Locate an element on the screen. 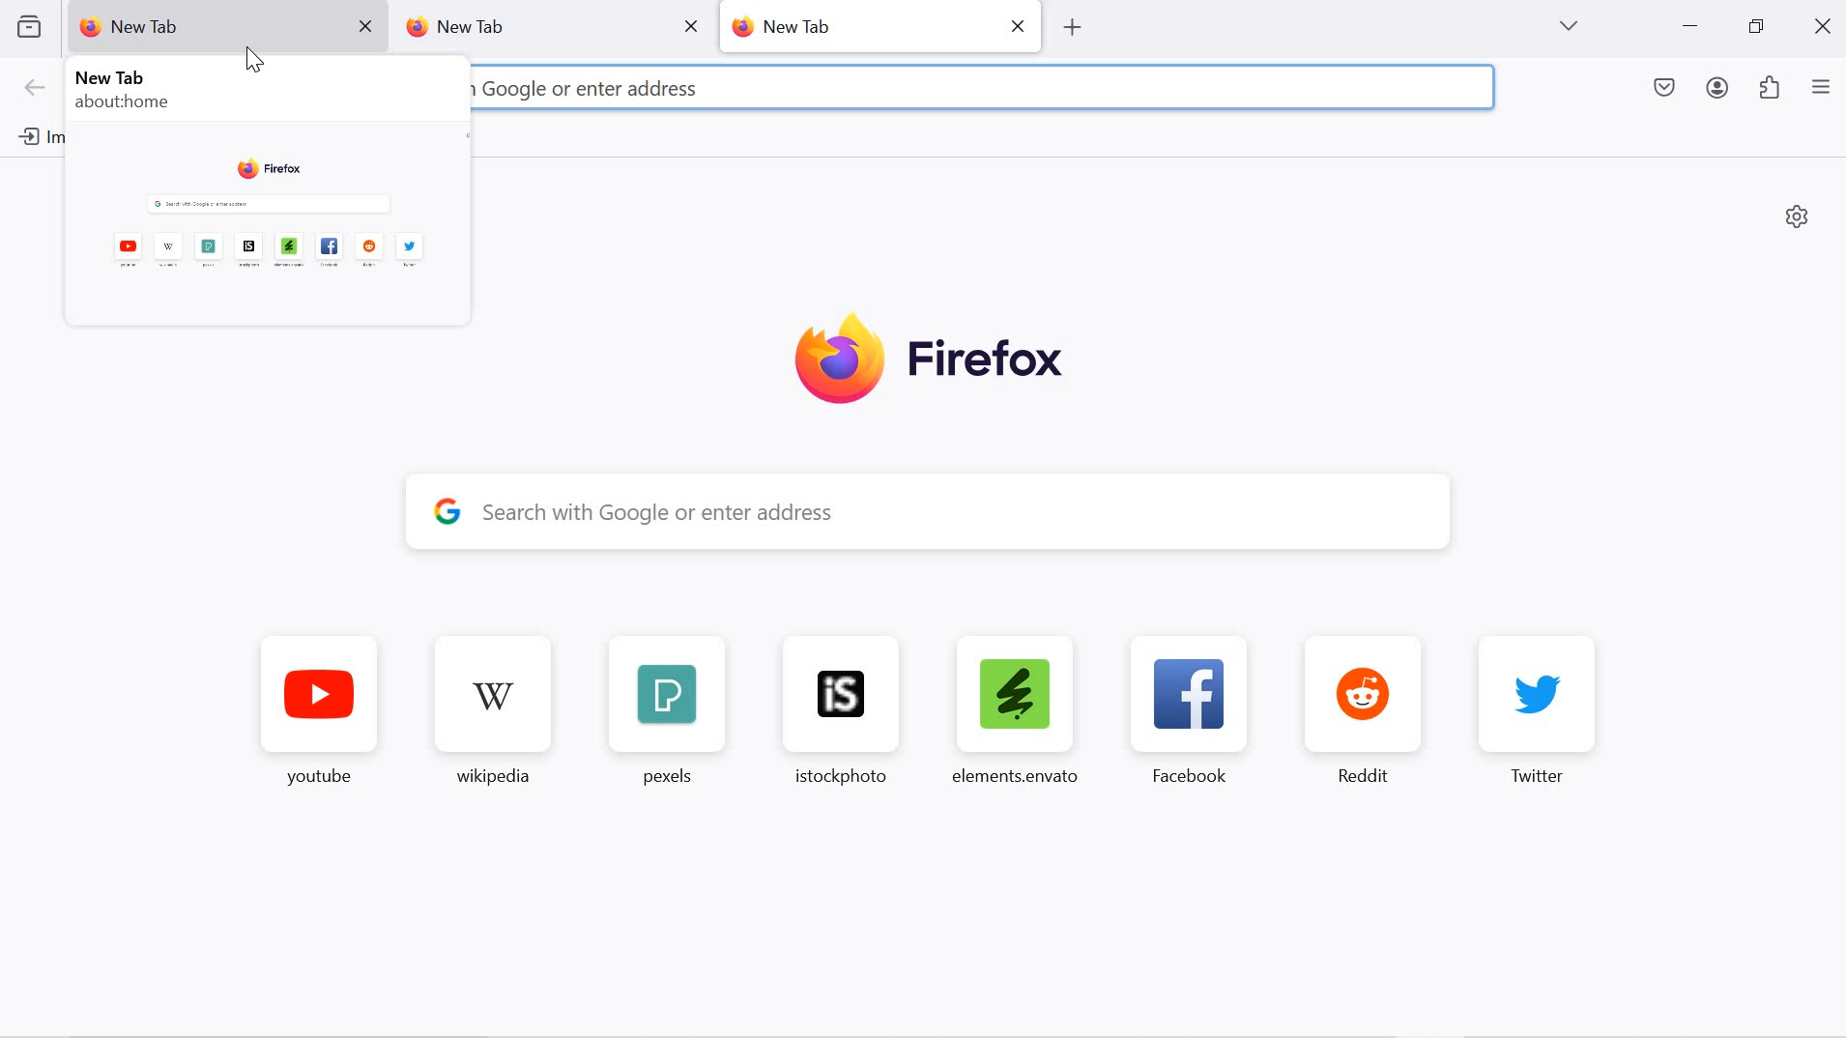  cursor is located at coordinates (255, 59).